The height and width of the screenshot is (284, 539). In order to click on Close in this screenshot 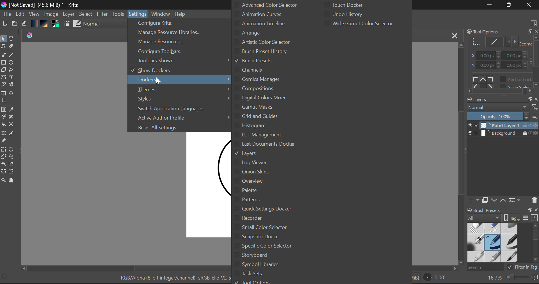, I will do `click(455, 35)`.